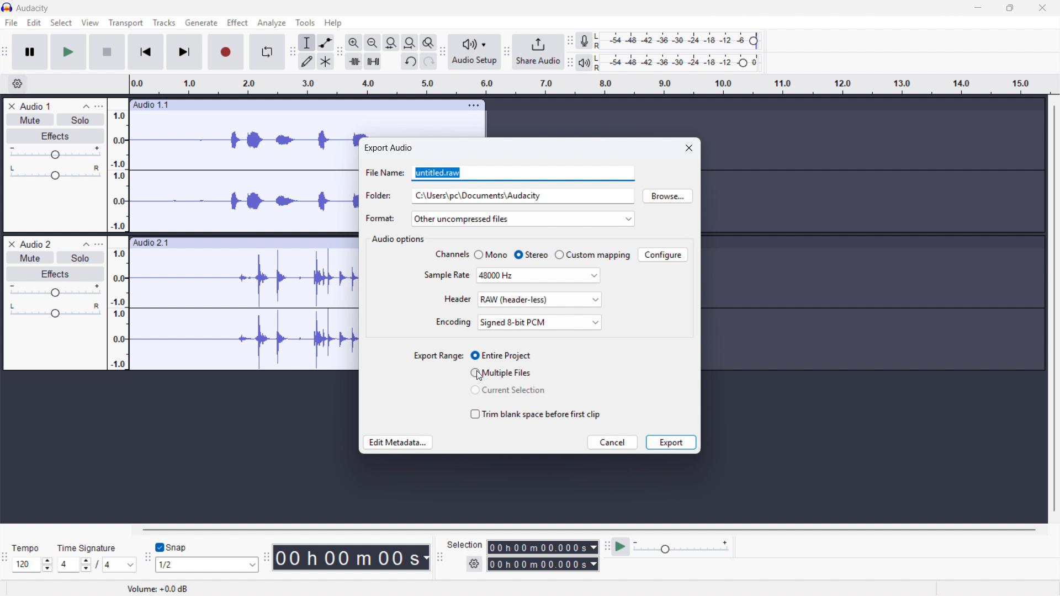 The height and width of the screenshot is (596, 1060). What do you see at coordinates (570, 41) in the screenshot?
I see `Recording metre toolbar` at bounding box center [570, 41].